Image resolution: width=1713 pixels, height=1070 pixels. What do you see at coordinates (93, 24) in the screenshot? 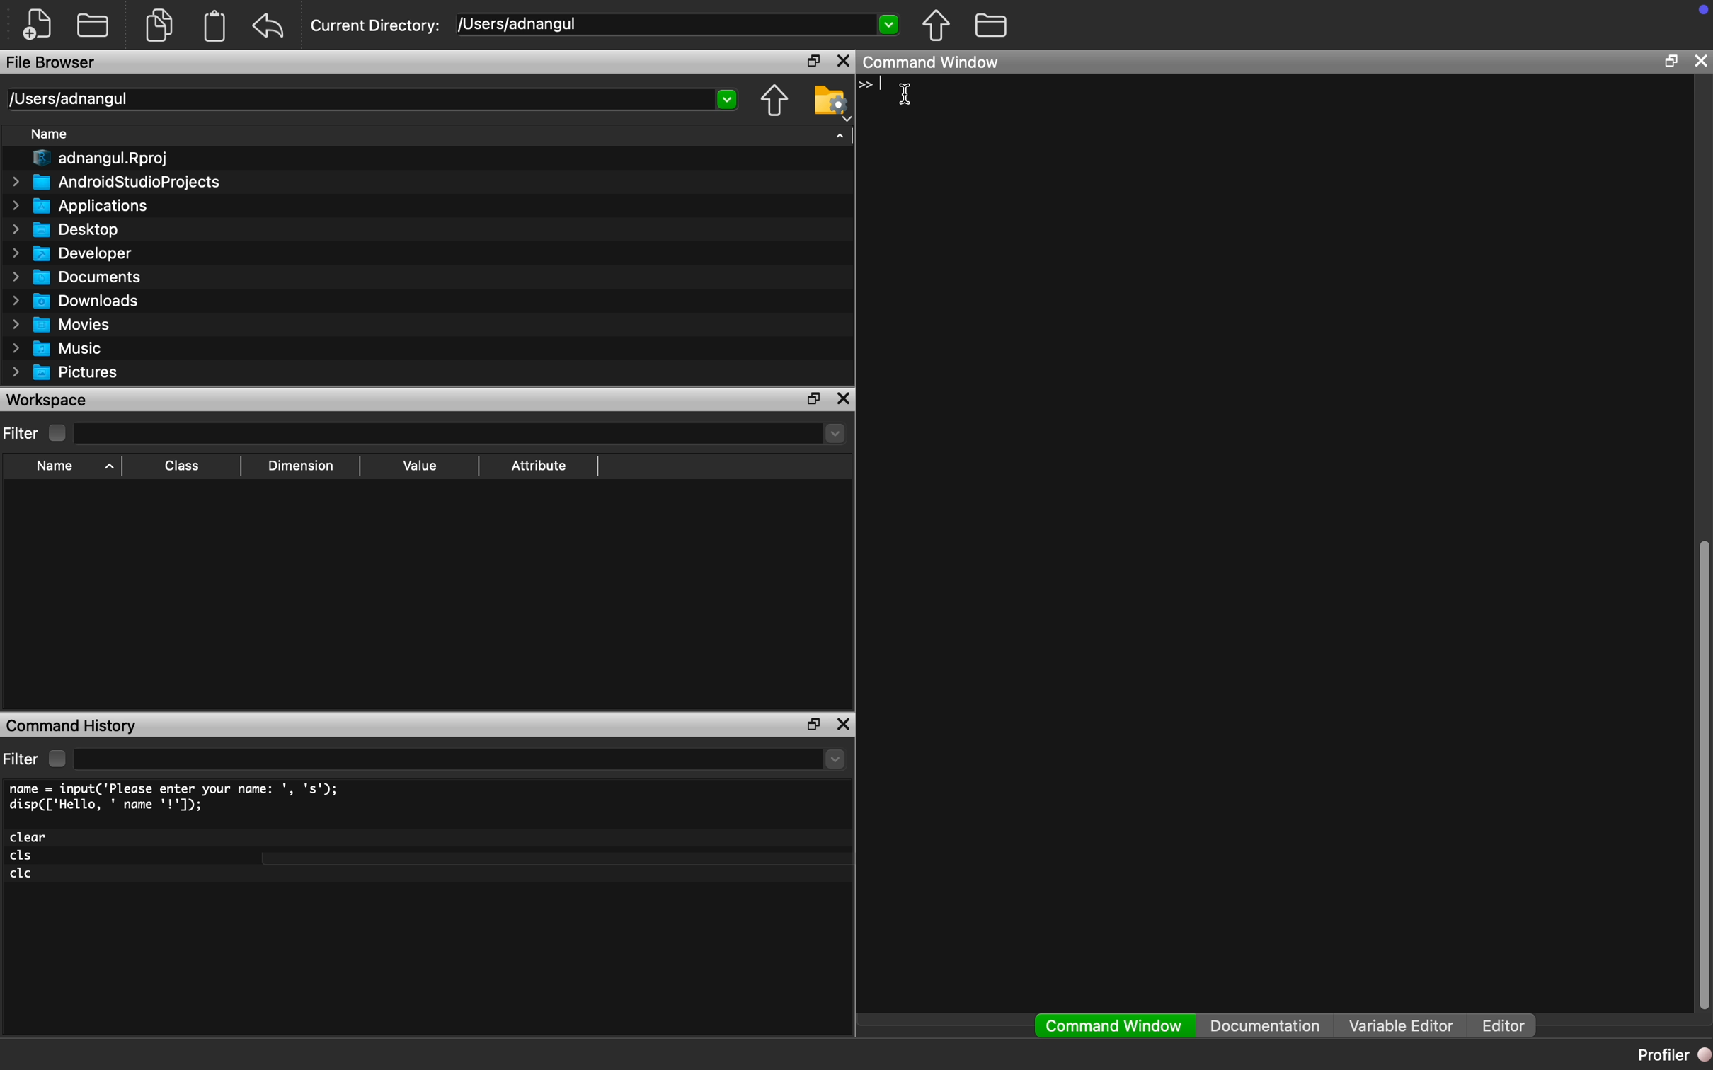
I see `Folder` at bounding box center [93, 24].